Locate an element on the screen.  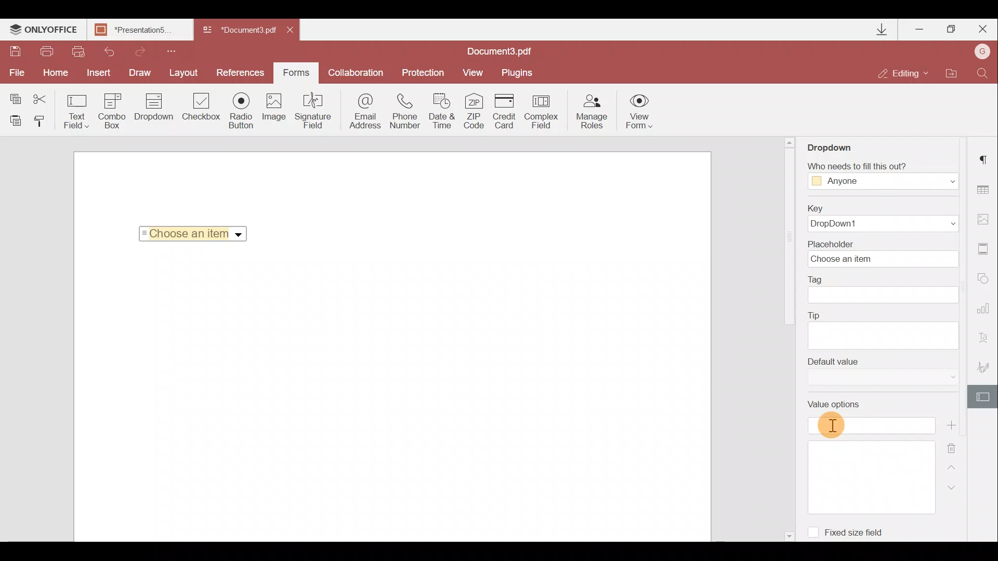
Draw is located at coordinates (140, 72).